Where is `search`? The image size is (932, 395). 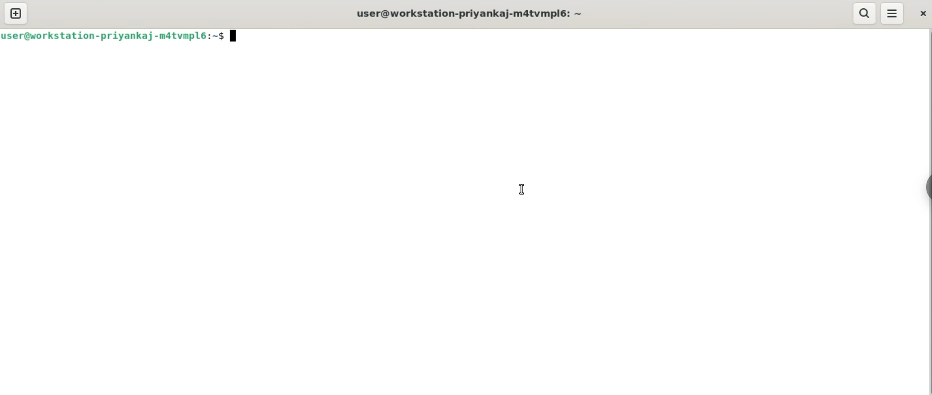 search is located at coordinates (864, 13).